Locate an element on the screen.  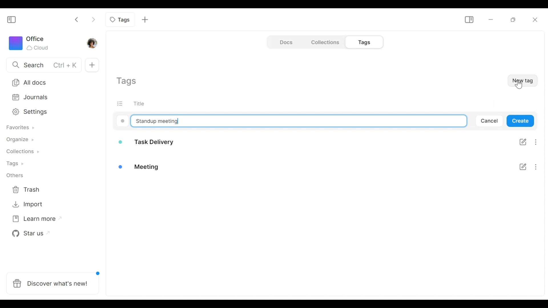
Close is located at coordinates (535, 19).